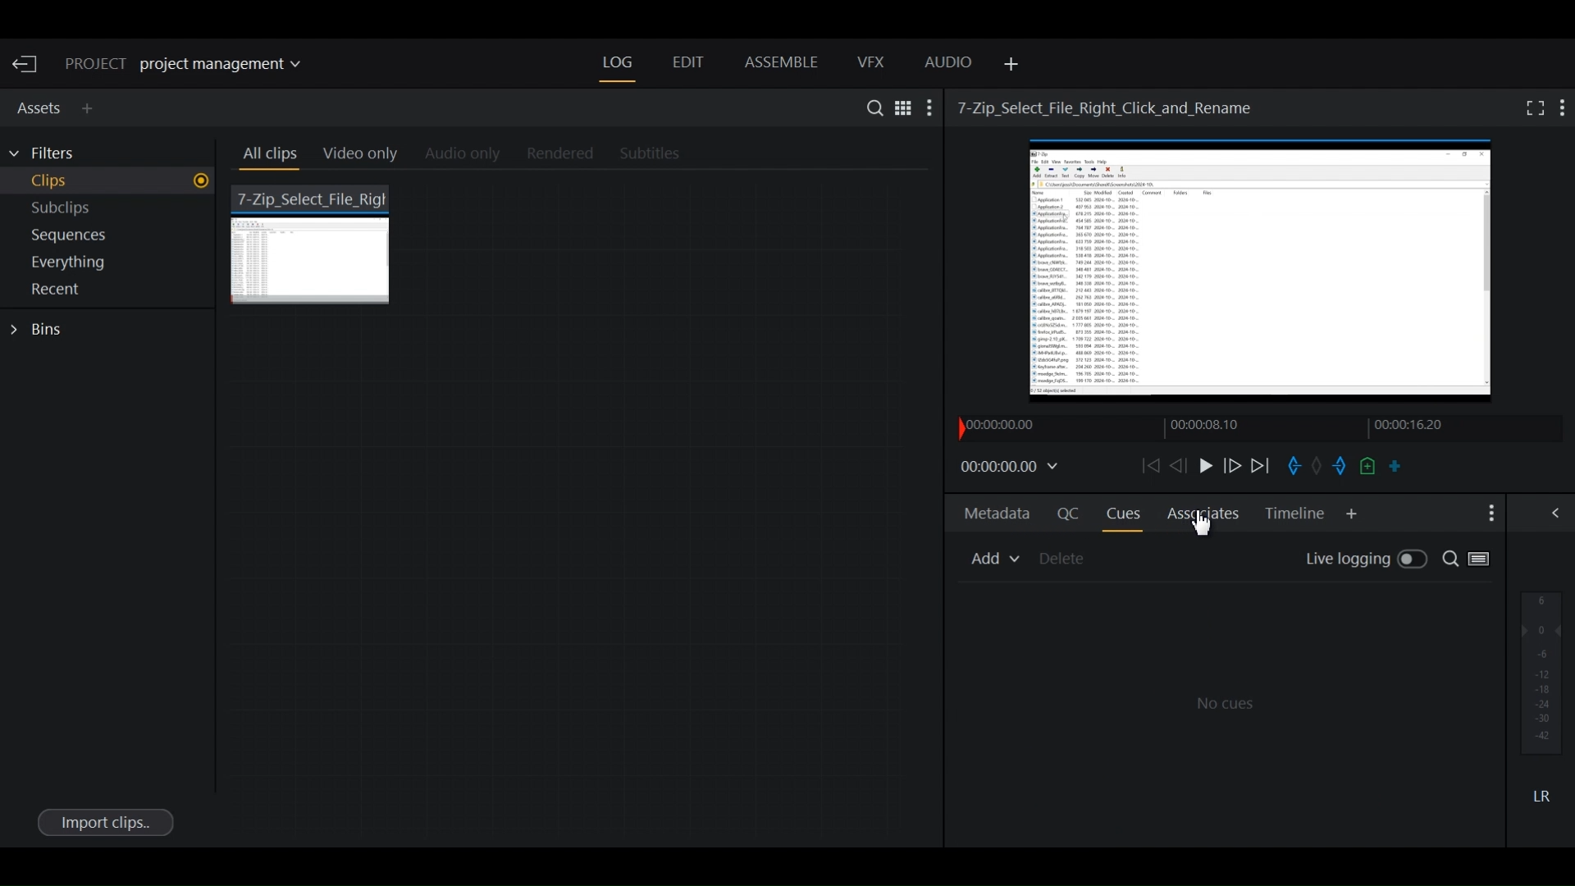 This screenshot has width=1575, height=886. I want to click on Show settings menu, so click(1564, 107).